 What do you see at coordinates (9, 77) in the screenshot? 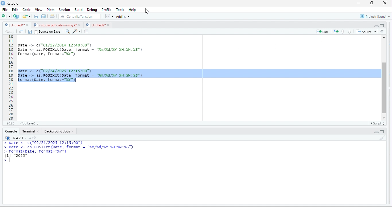
I see `10
11
12
13
14
15
16
17
18
19
20
21
22
23
24
25
26
27
28
29` at bounding box center [9, 77].